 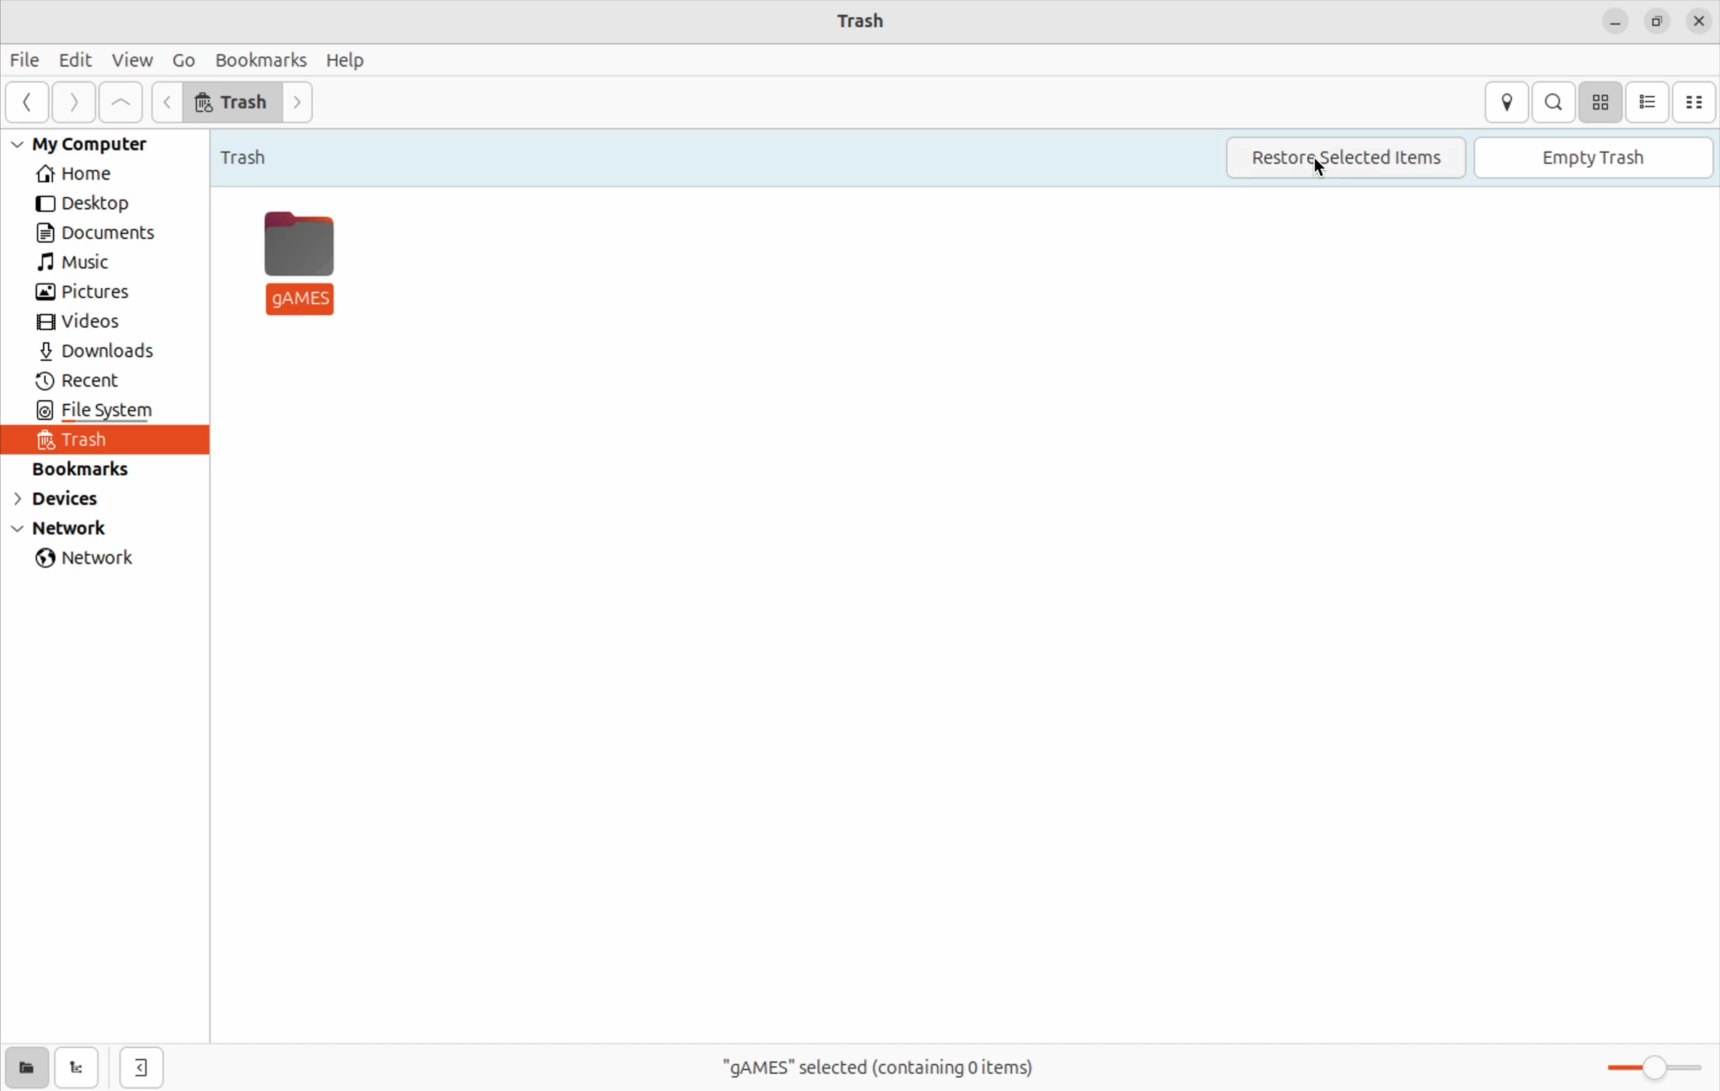 What do you see at coordinates (26, 1067) in the screenshot?
I see `show places` at bounding box center [26, 1067].